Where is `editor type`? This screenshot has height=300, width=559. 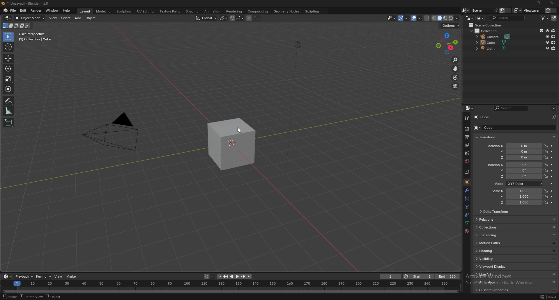 editor type is located at coordinates (7, 277).